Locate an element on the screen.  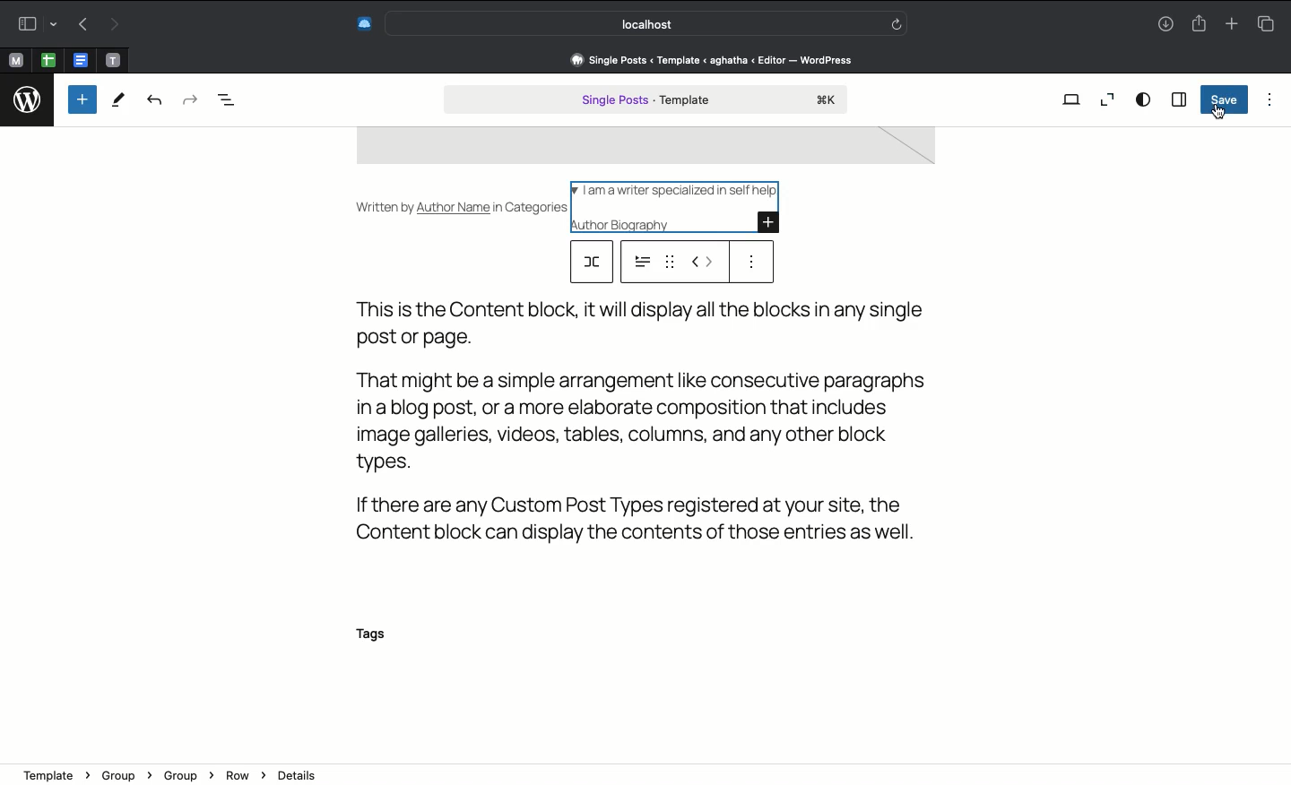
Single post template is located at coordinates (645, 101).